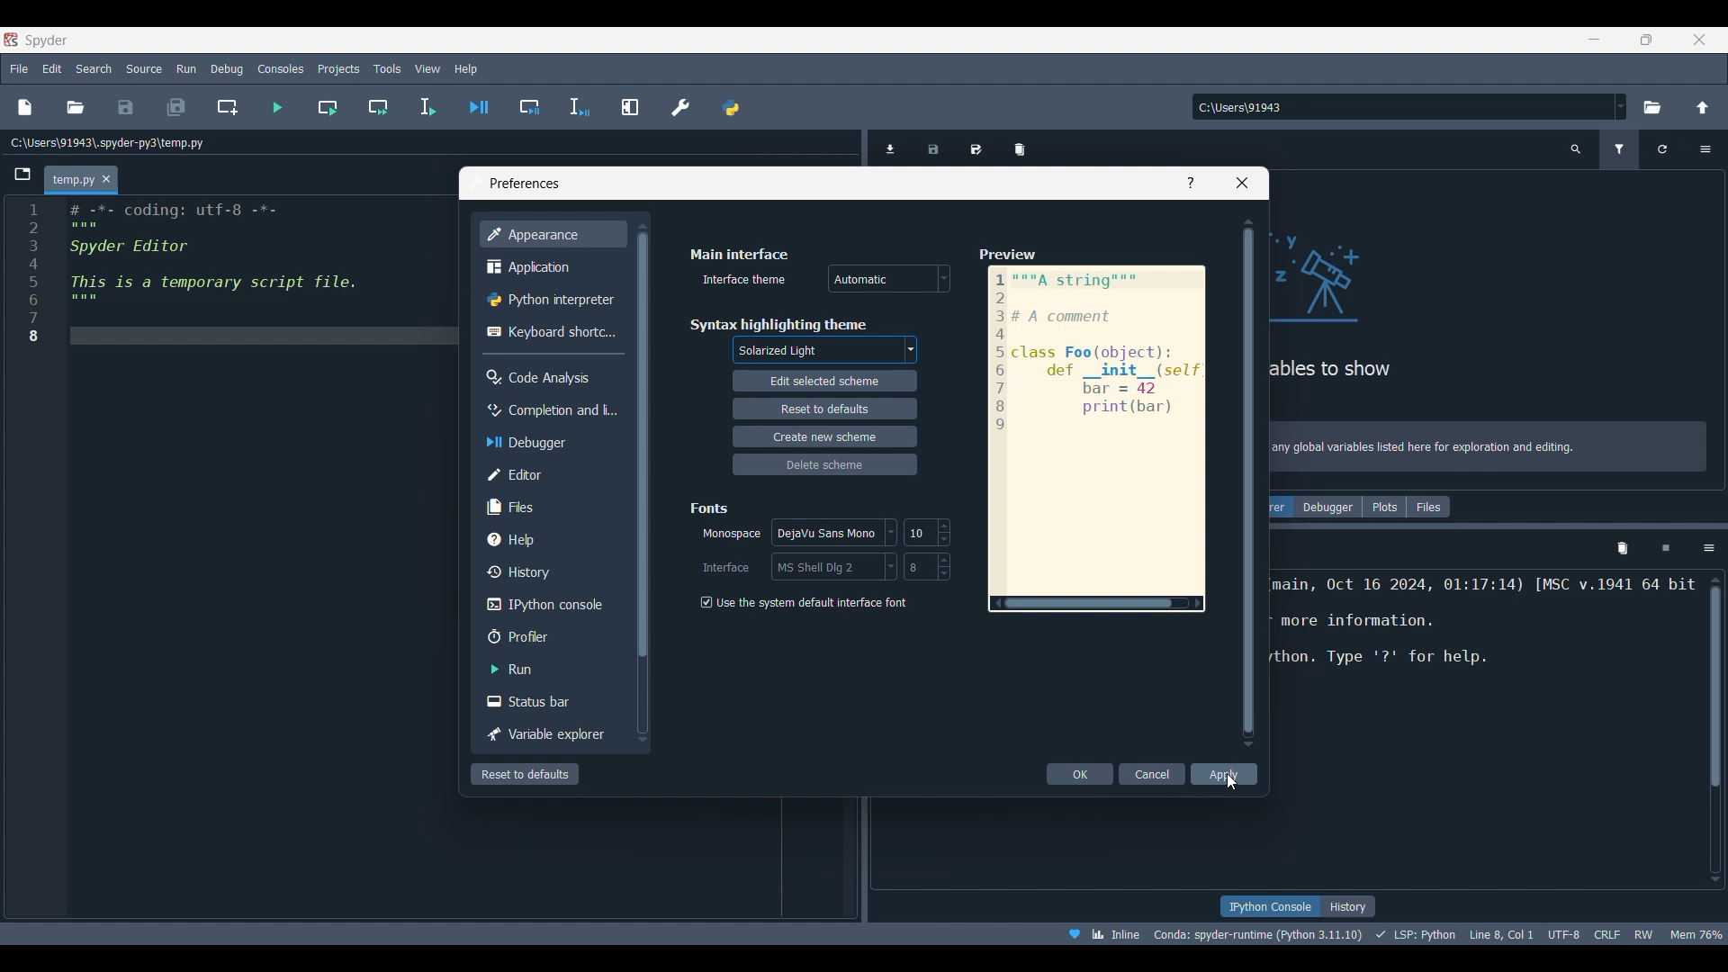 This screenshot has width=1728, height=972. What do you see at coordinates (1562, 933) in the screenshot?
I see `utf-8` at bounding box center [1562, 933].